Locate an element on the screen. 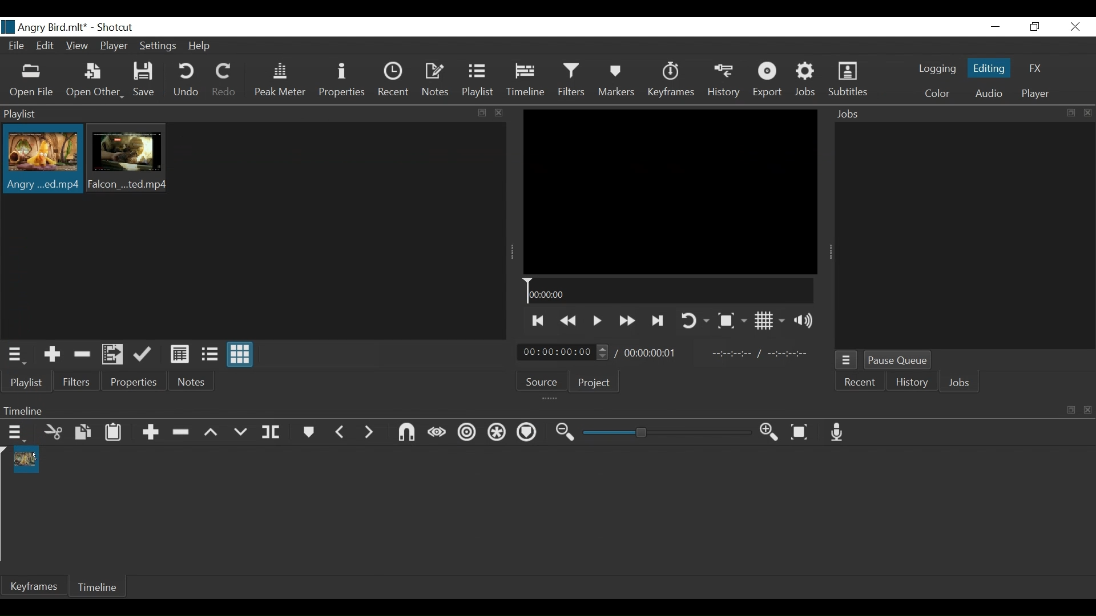  Zoom timeline out is located at coordinates (567, 433).